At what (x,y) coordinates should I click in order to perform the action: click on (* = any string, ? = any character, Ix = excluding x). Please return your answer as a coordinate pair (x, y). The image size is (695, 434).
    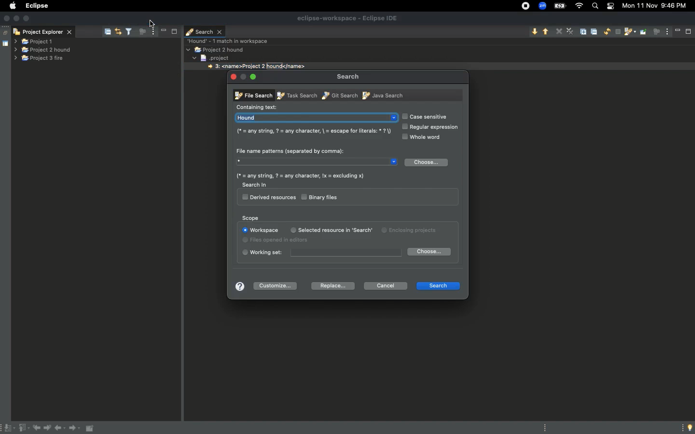
    Looking at the image, I should click on (300, 176).